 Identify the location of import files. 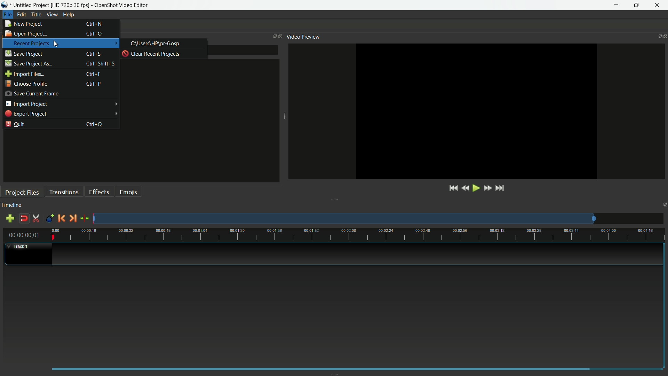
(25, 74).